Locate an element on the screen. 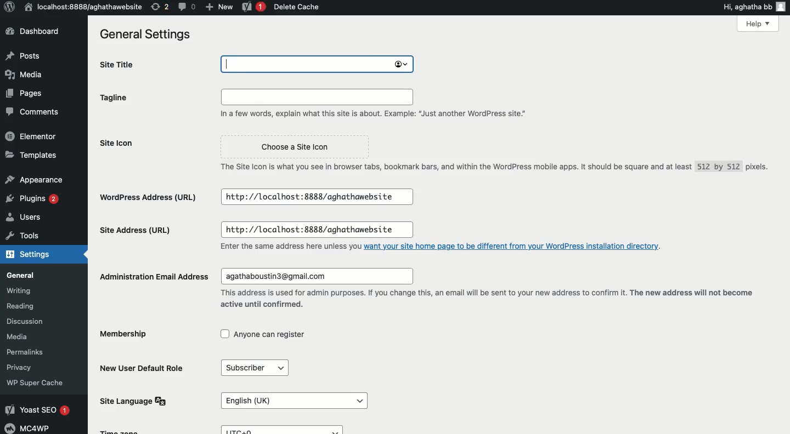  Yoast is located at coordinates (255, 7).